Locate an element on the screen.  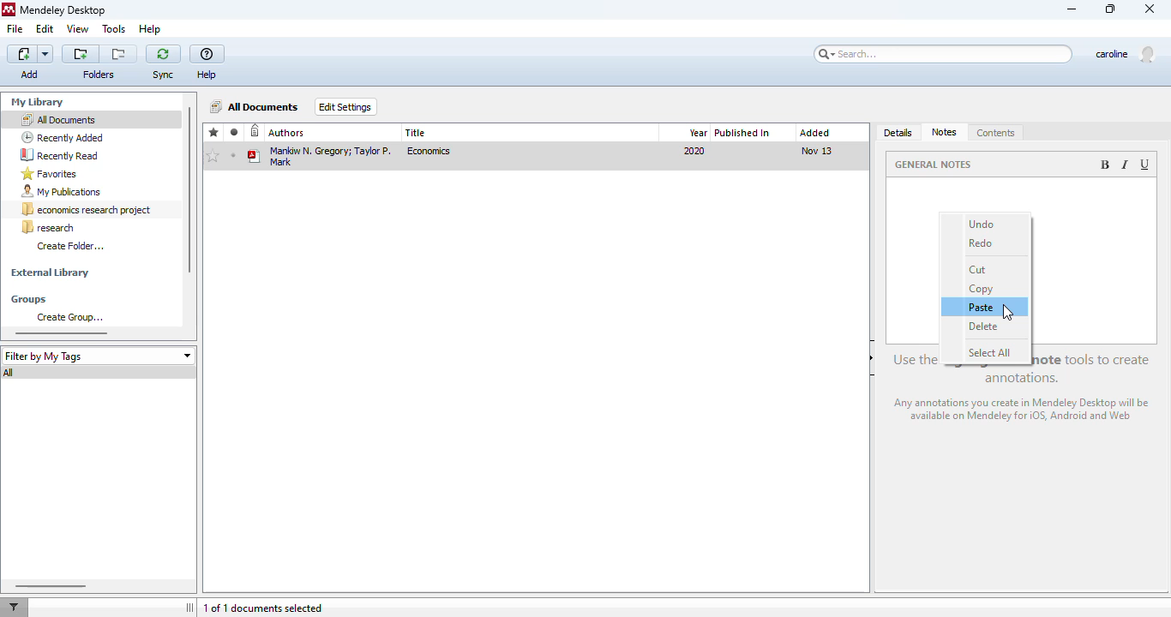
create folder is located at coordinates (70, 245).